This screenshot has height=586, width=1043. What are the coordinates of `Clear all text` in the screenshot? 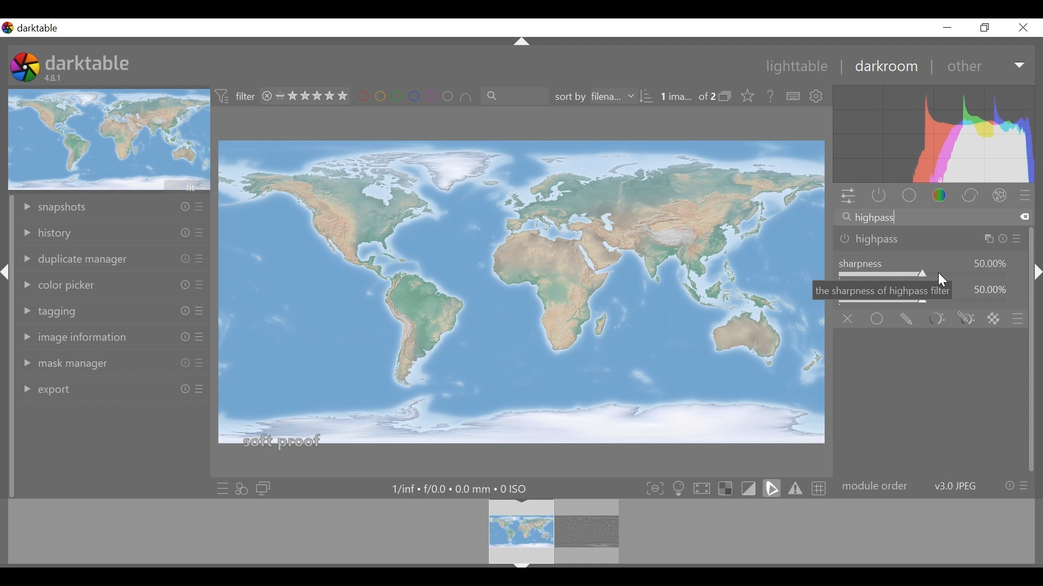 It's located at (1025, 216).